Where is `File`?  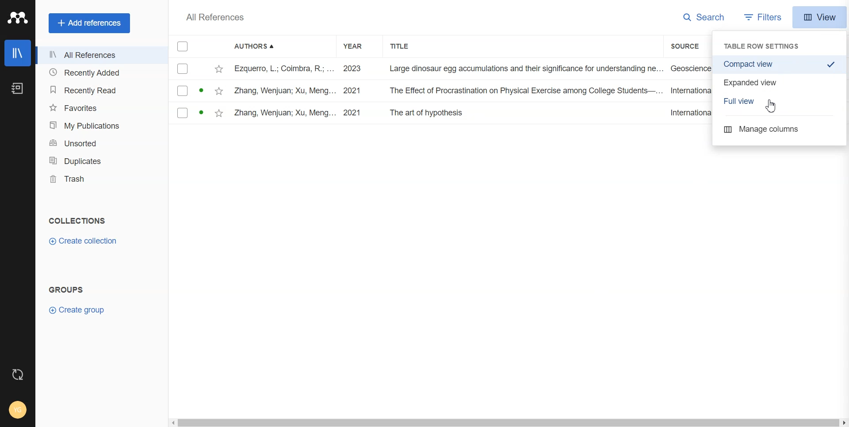
File is located at coordinates (441, 69).